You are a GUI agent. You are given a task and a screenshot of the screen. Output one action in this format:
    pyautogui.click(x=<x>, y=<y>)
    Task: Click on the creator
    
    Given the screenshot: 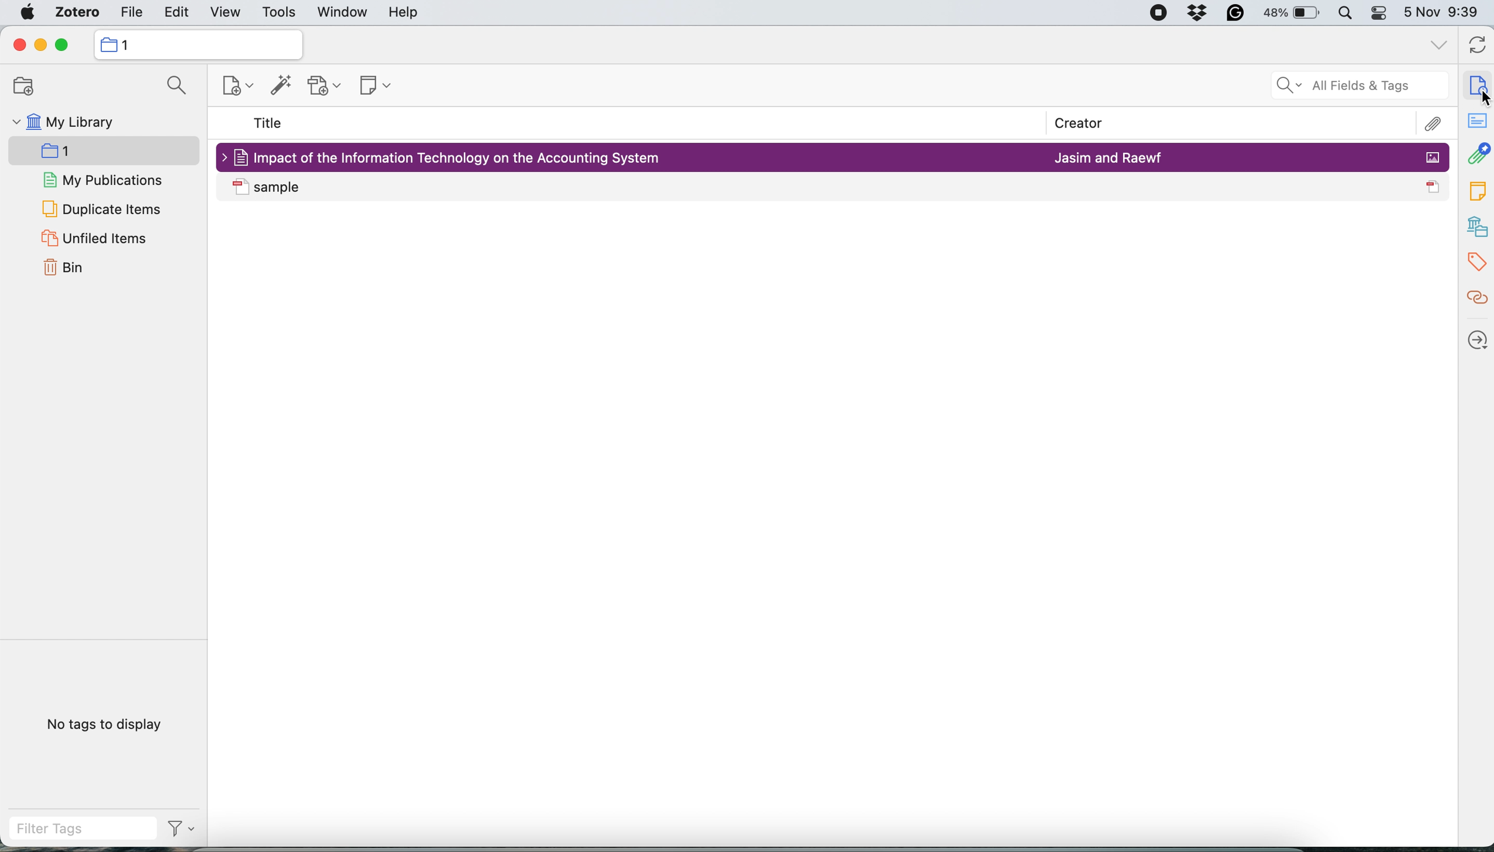 What is the action you would take?
    pyautogui.click(x=1082, y=122)
    